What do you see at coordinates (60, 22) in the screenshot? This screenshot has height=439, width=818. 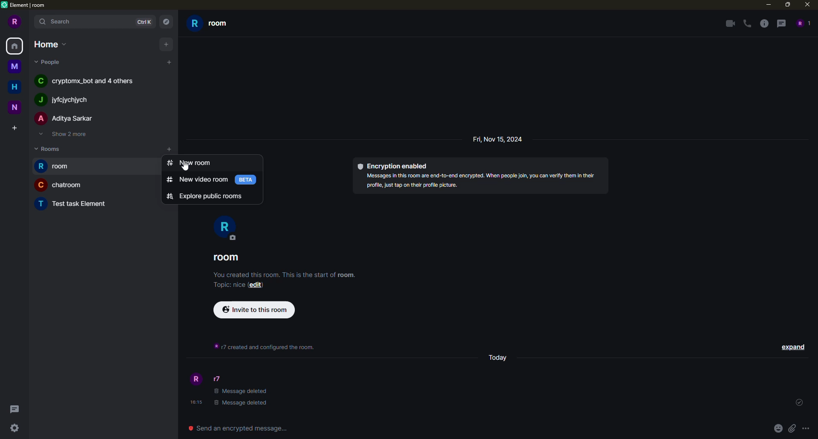 I see `search` at bounding box center [60, 22].